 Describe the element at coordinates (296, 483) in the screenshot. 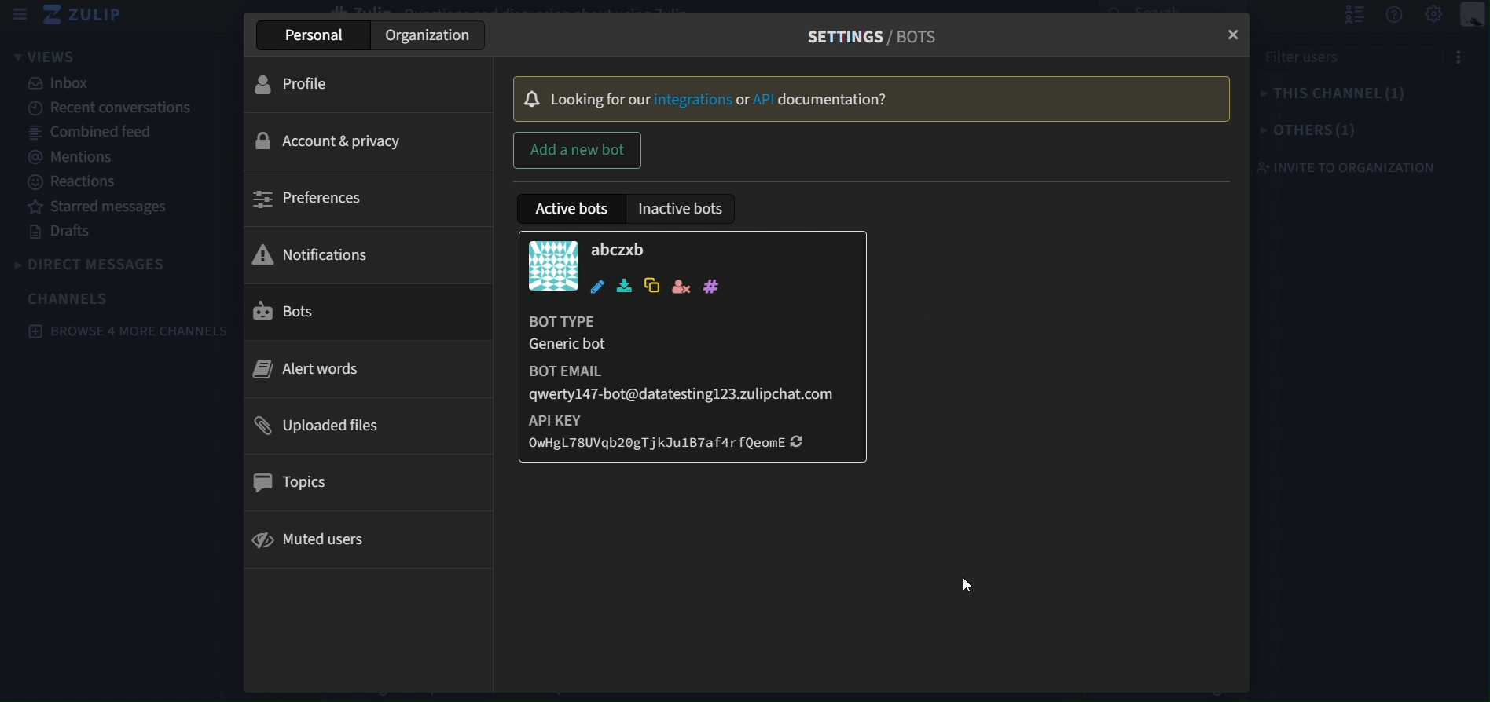

I see `topics` at that location.